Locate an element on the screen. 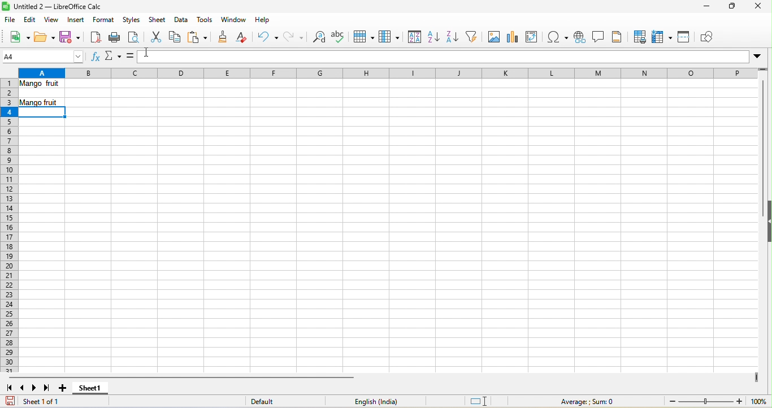 Image resolution: width=772 pixels, height=408 pixels. text language is located at coordinates (376, 401).